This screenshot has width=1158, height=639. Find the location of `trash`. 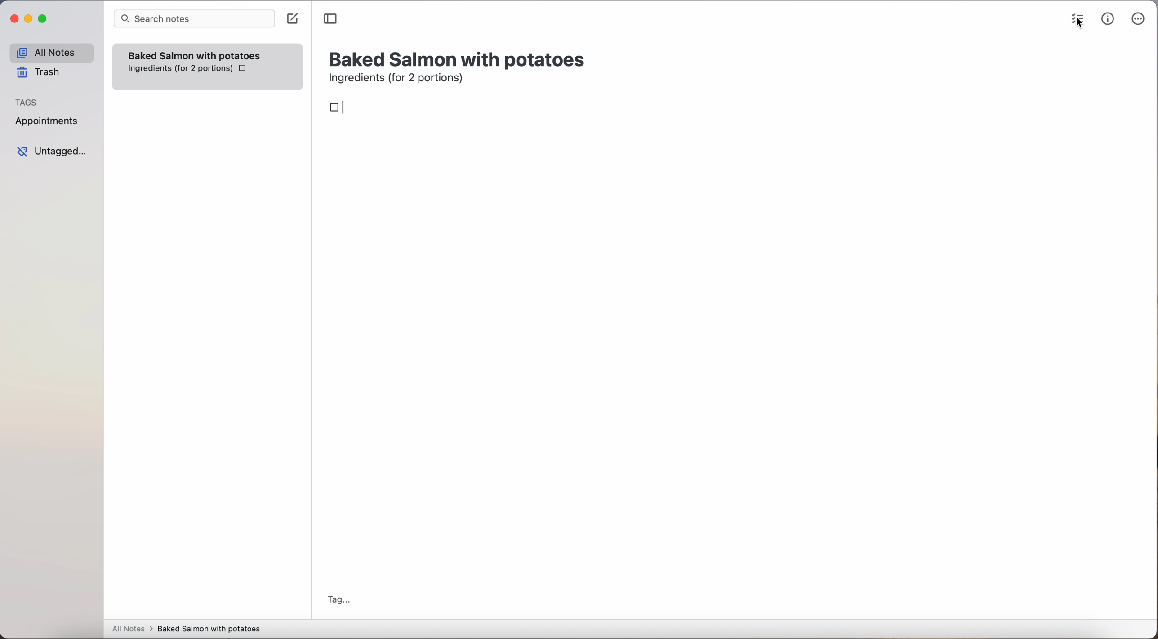

trash is located at coordinates (41, 72).